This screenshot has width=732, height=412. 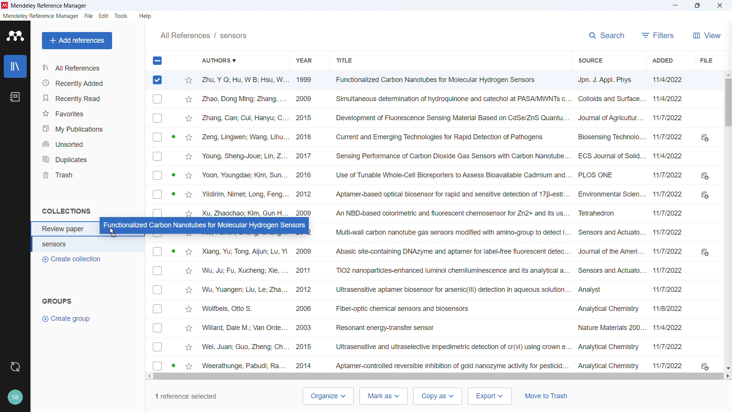 What do you see at coordinates (89, 129) in the screenshot?
I see `Publications ` at bounding box center [89, 129].